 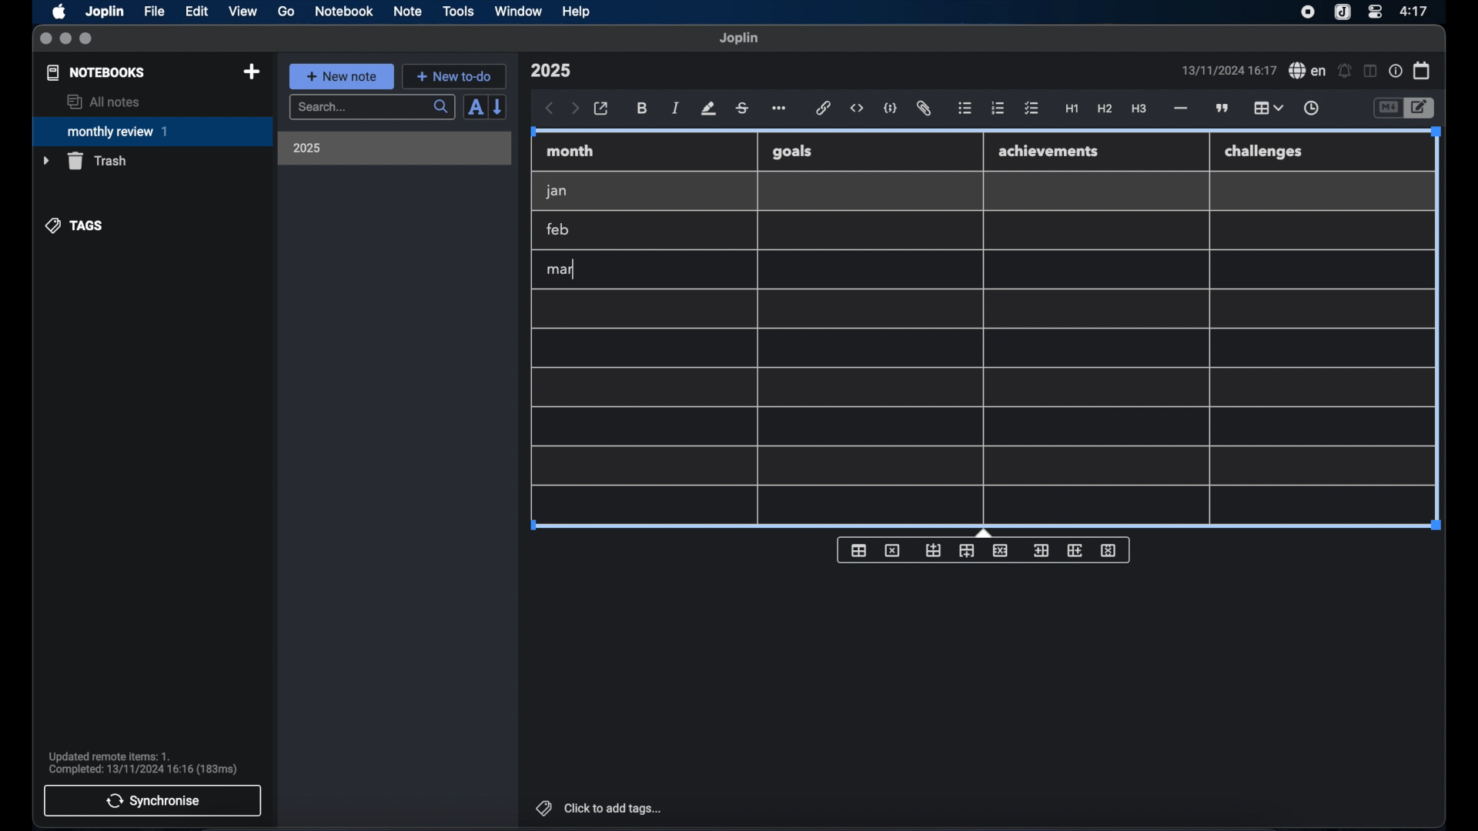 I want to click on italic, so click(x=676, y=108).